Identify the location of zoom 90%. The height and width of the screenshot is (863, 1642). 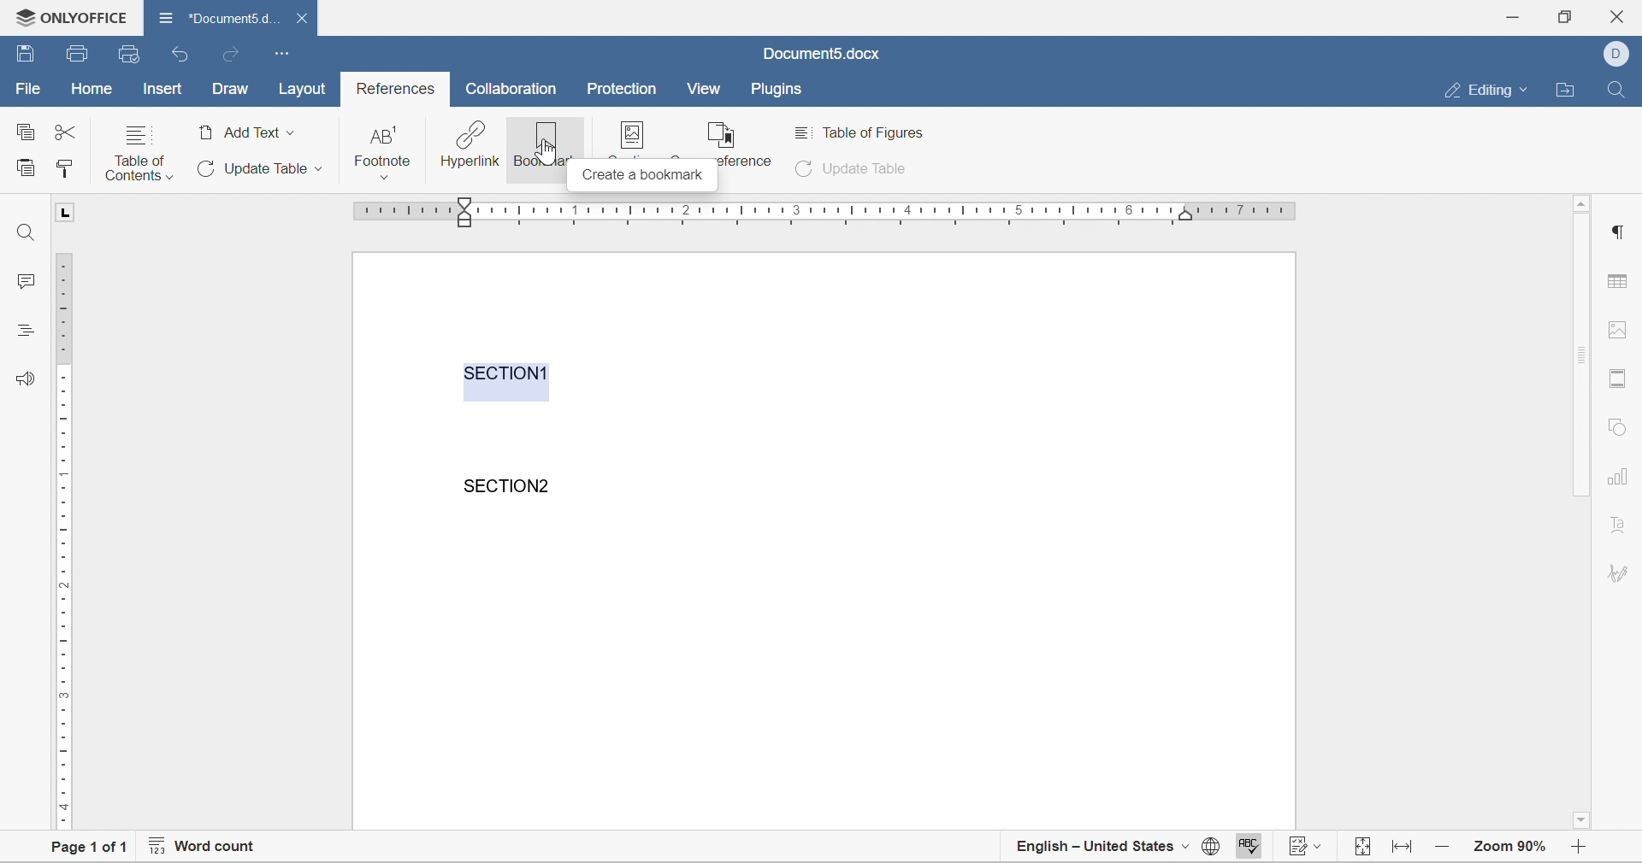
(1509, 845).